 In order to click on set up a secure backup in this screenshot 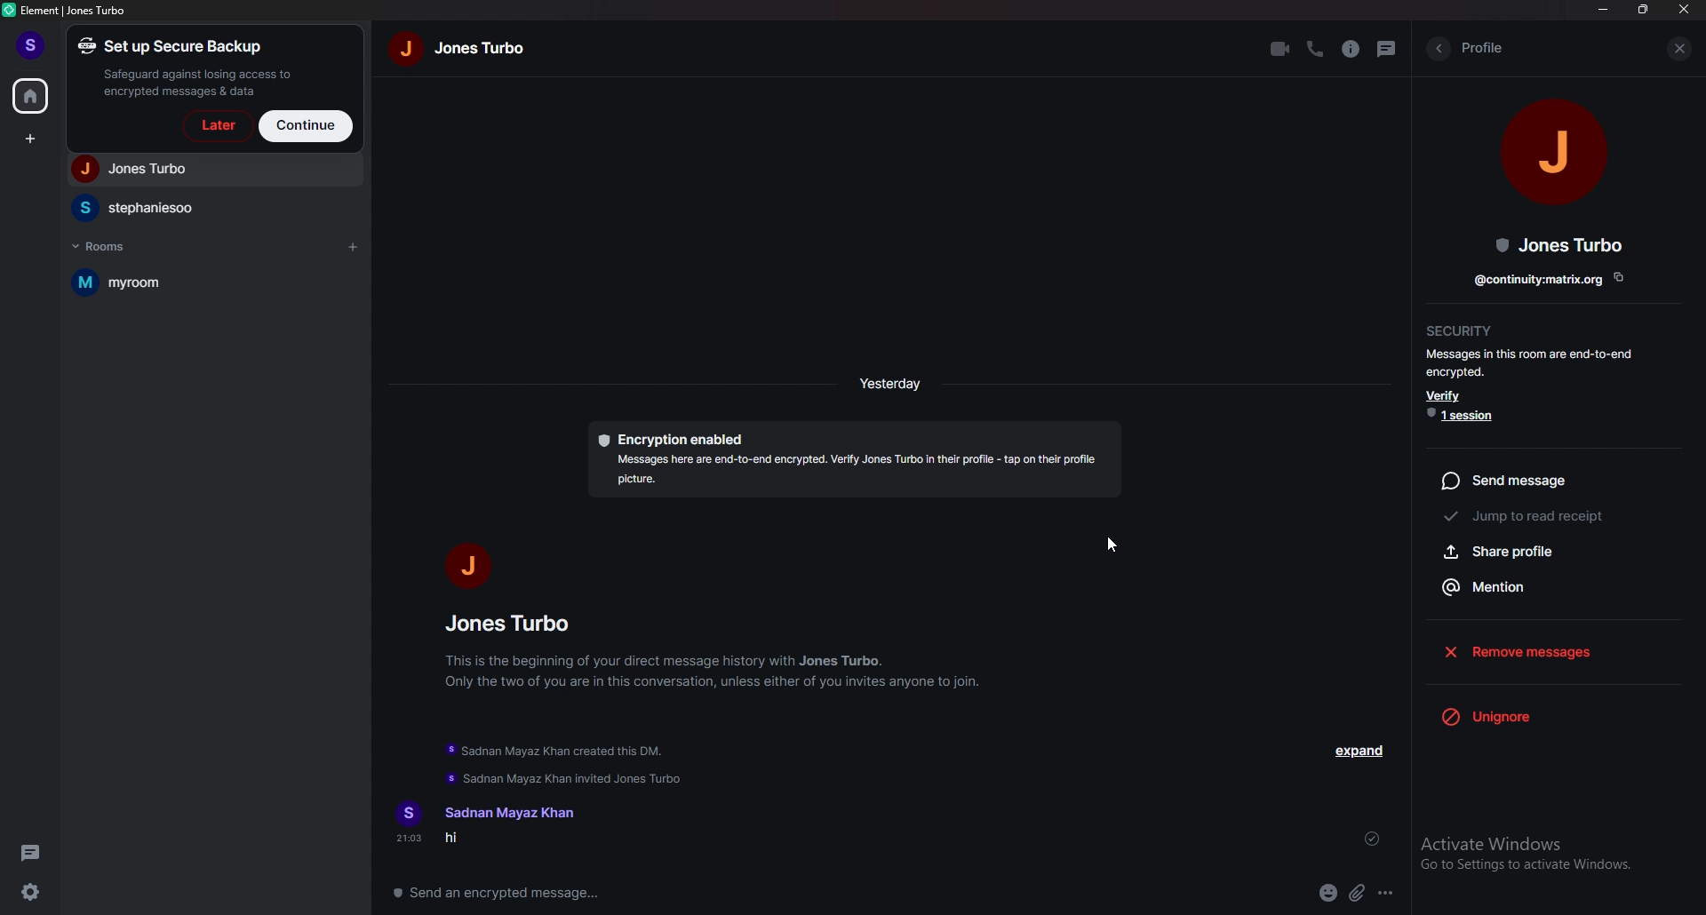, I will do `click(190, 67)`.